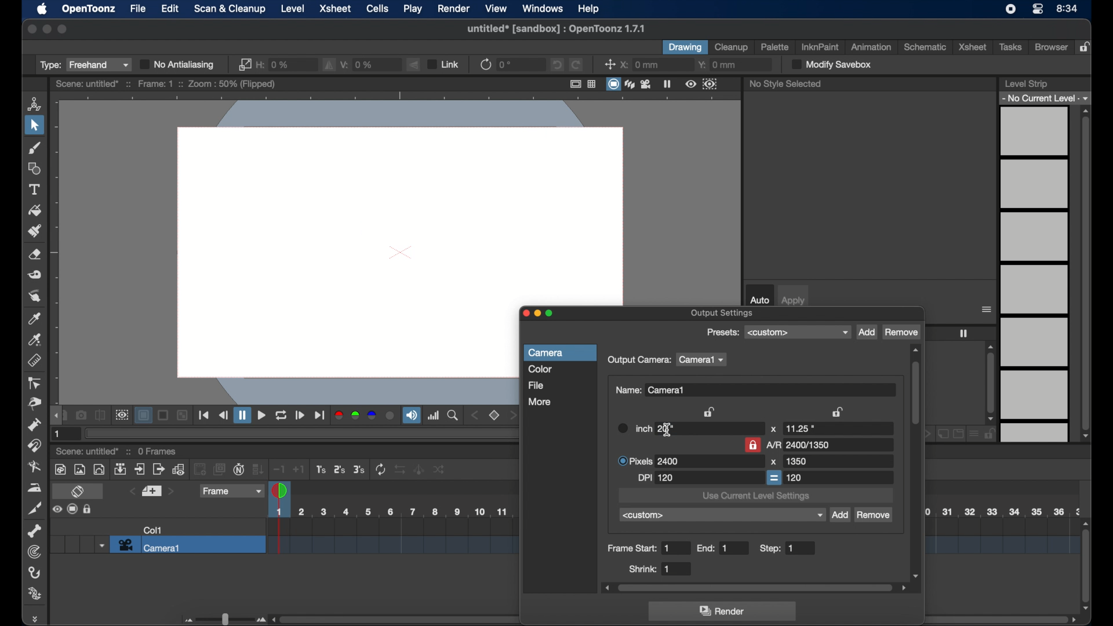  I want to click on schematic, so click(926, 47).